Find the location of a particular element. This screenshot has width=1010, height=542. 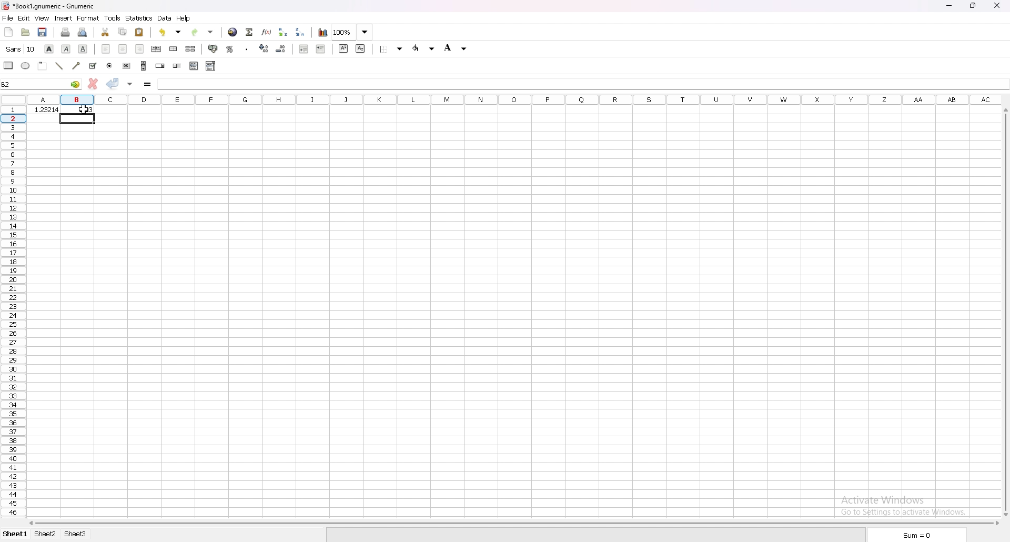

function is located at coordinates (267, 32).